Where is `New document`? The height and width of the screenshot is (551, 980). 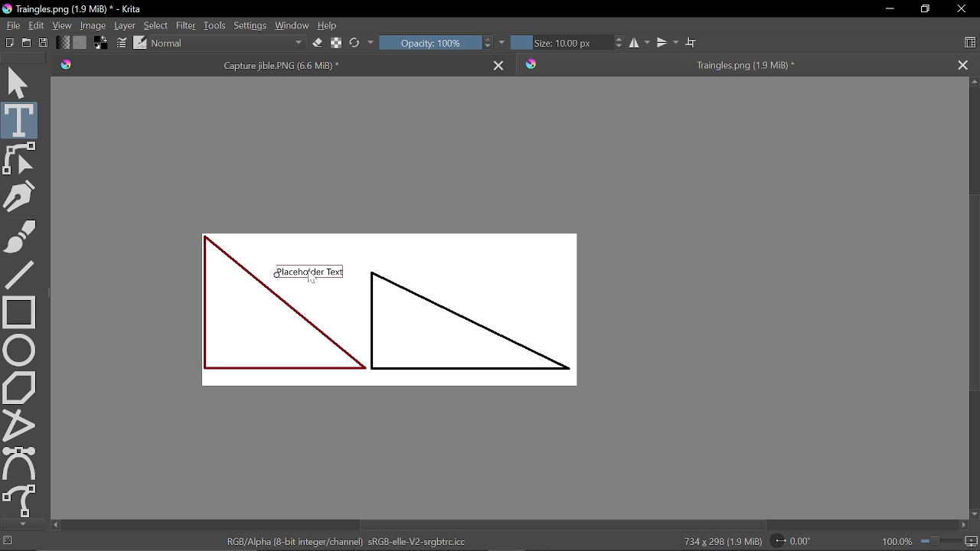 New document is located at coordinates (8, 41).